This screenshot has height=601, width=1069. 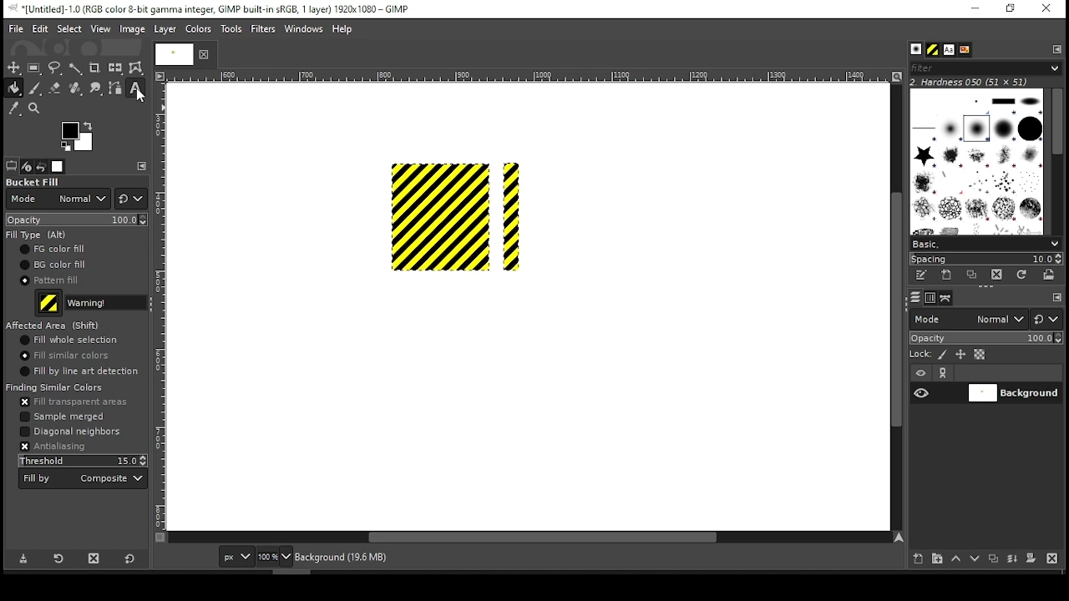 What do you see at coordinates (25, 558) in the screenshot?
I see `save tool preset` at bounding box center [25, 558].